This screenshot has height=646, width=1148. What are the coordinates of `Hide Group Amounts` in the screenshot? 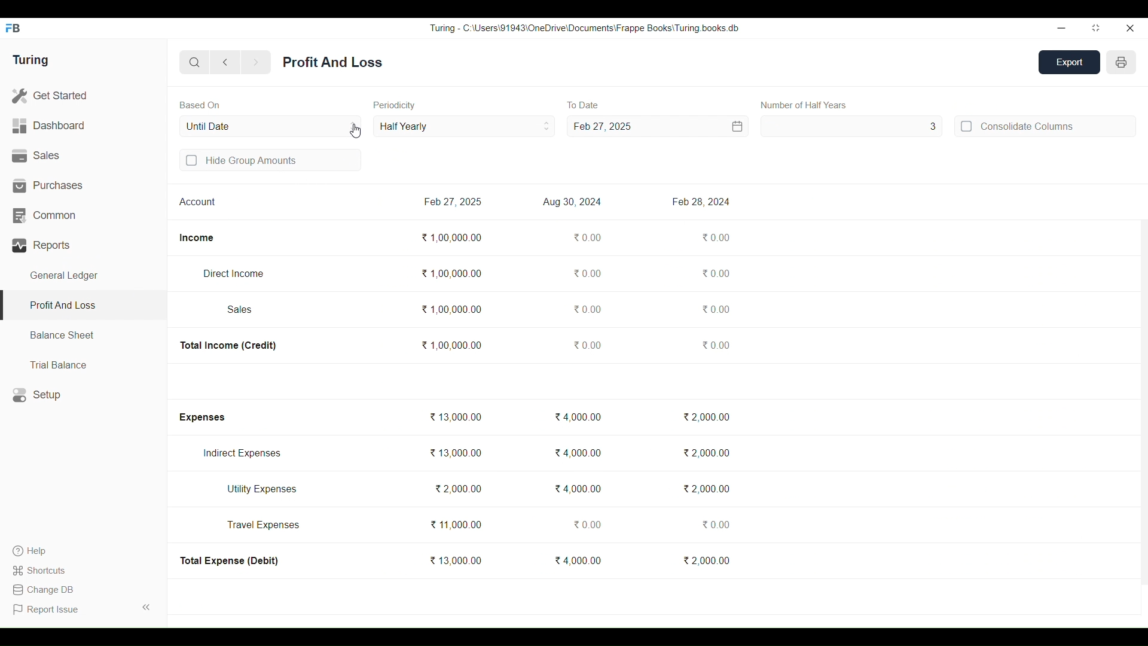 It's located at (271, 160).